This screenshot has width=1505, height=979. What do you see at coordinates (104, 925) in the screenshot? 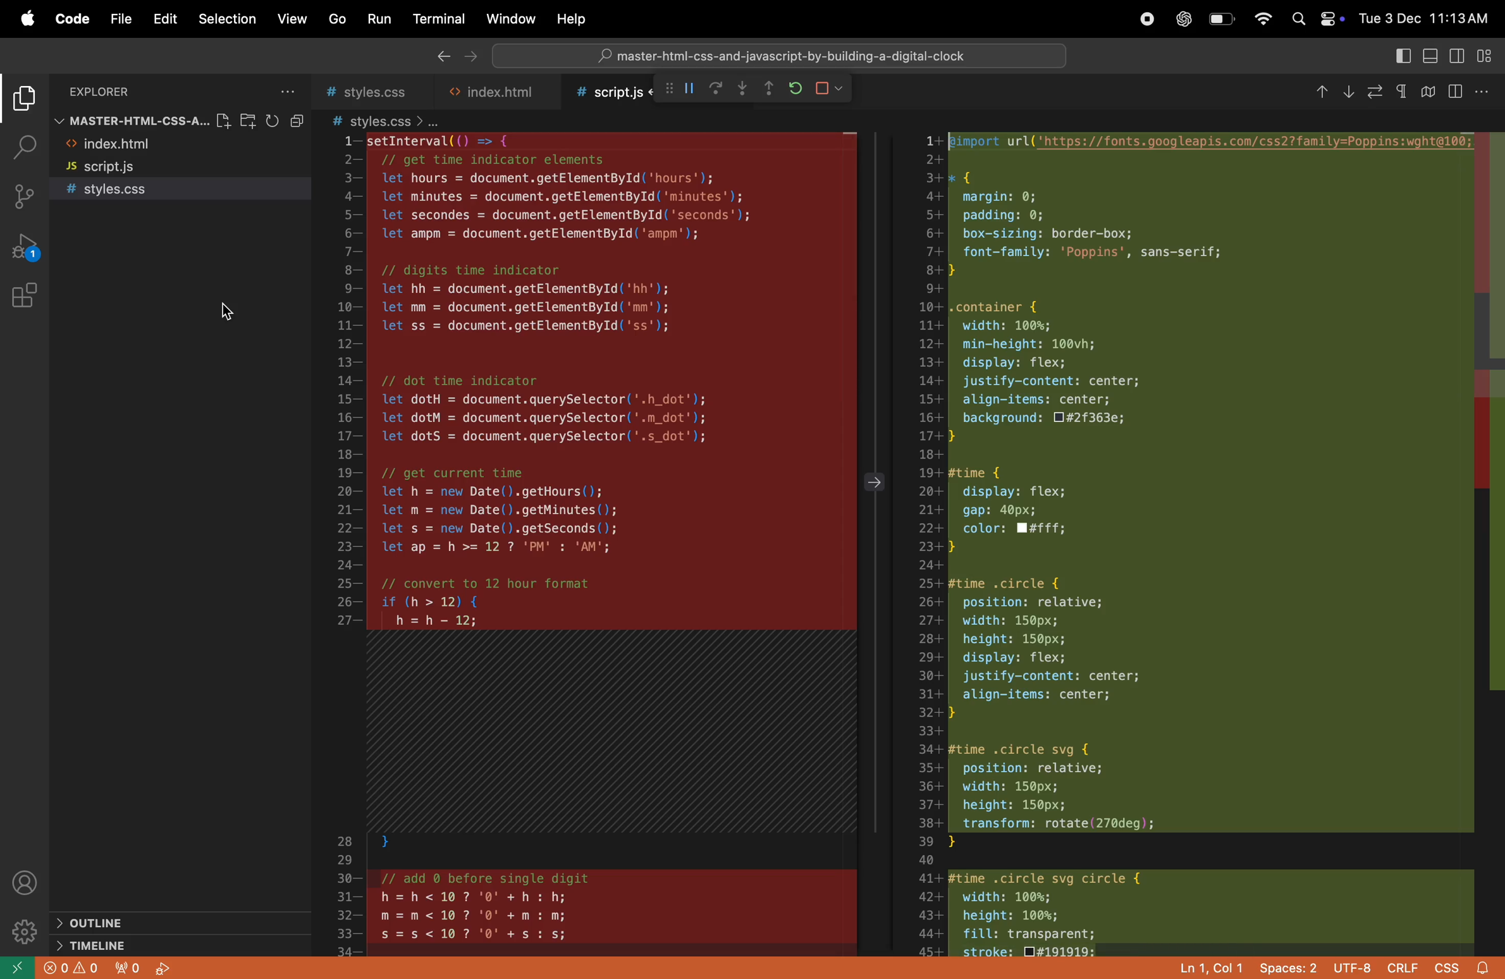
I see `outline` at bounding box center [104, 925].